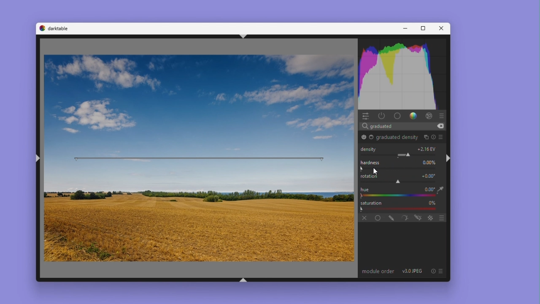 The width and height of the screenshot is (540, 304). What do you see at coordinates (405, 28) in the screenshot?
I see `Minimise` at bounding box center [405, 28].